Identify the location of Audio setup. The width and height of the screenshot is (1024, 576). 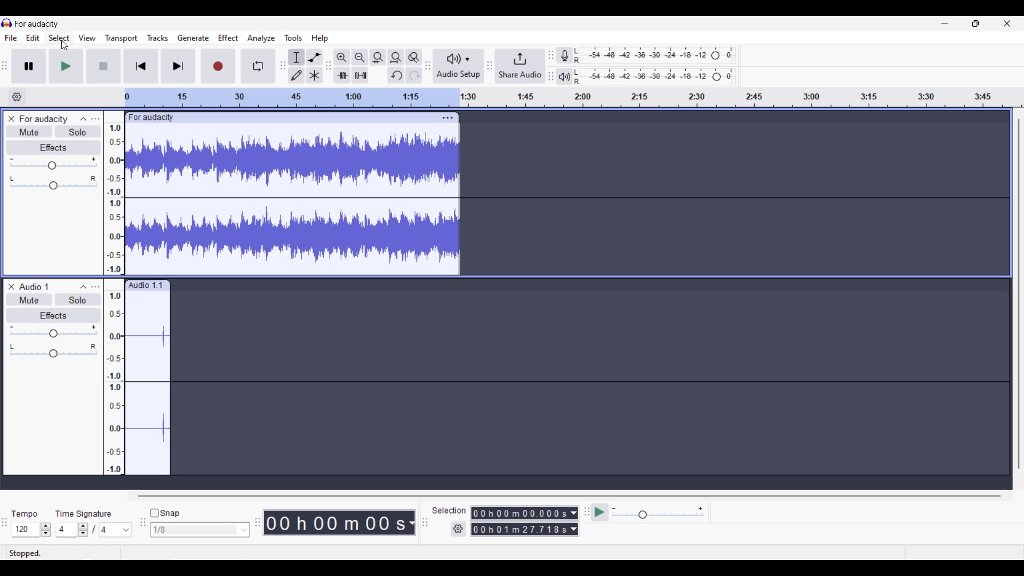
(459, 66).